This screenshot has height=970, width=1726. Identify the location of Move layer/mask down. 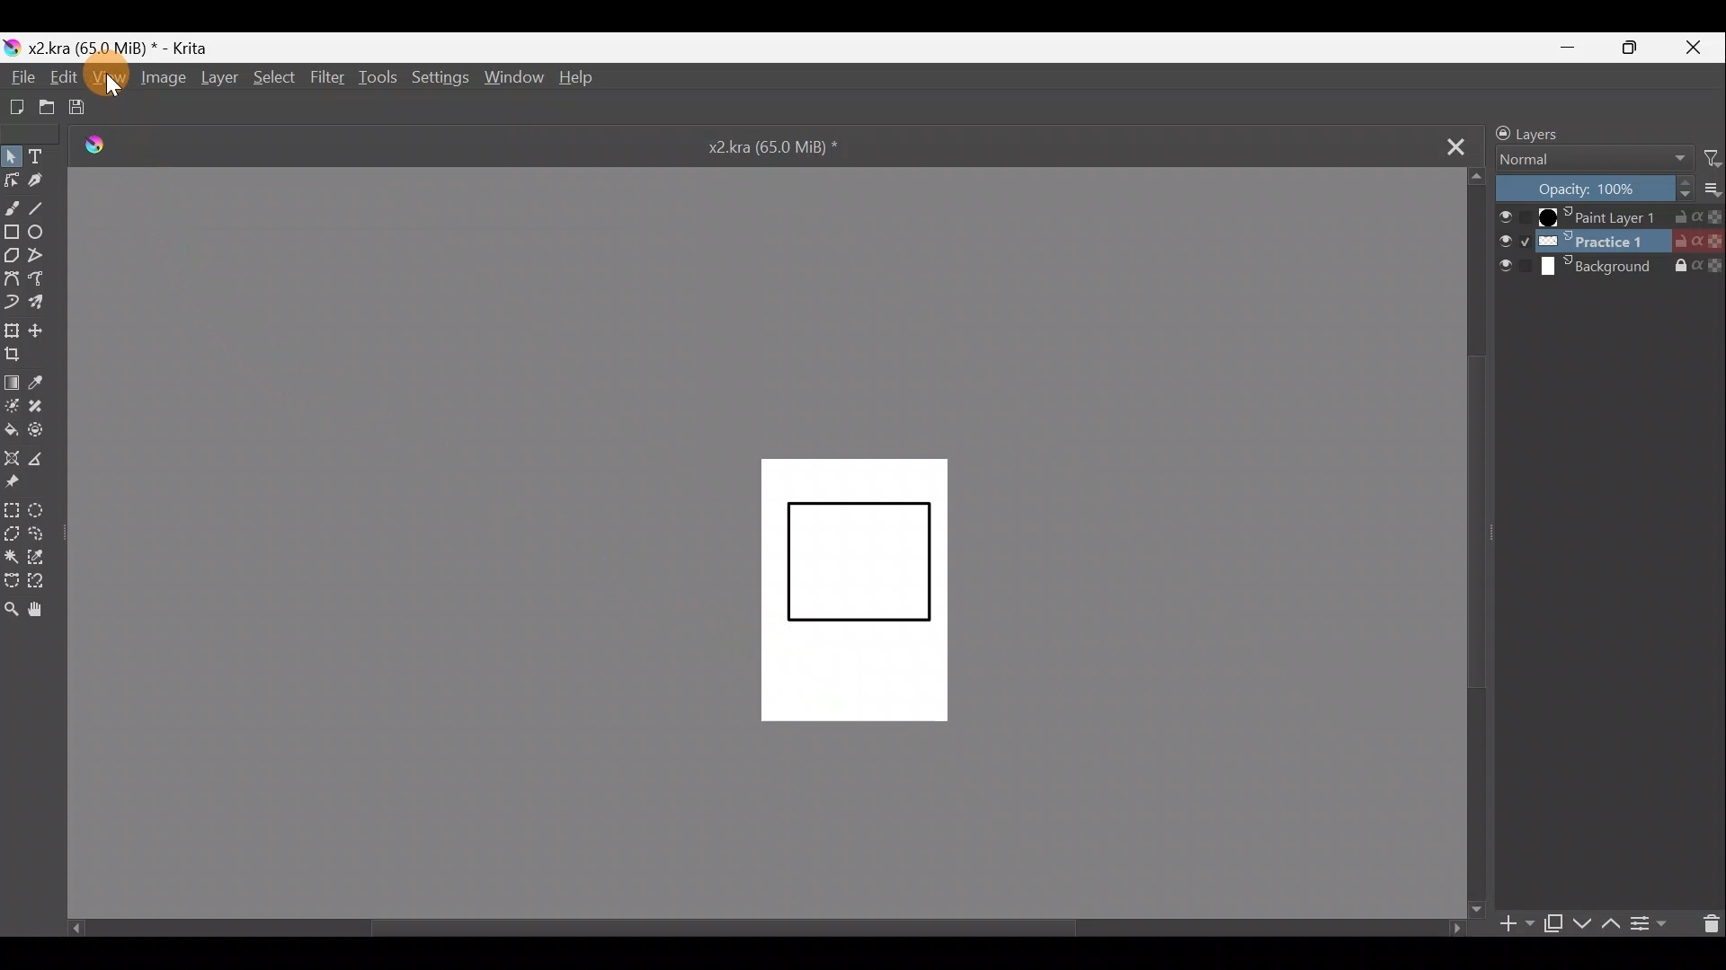
(1579, 923).